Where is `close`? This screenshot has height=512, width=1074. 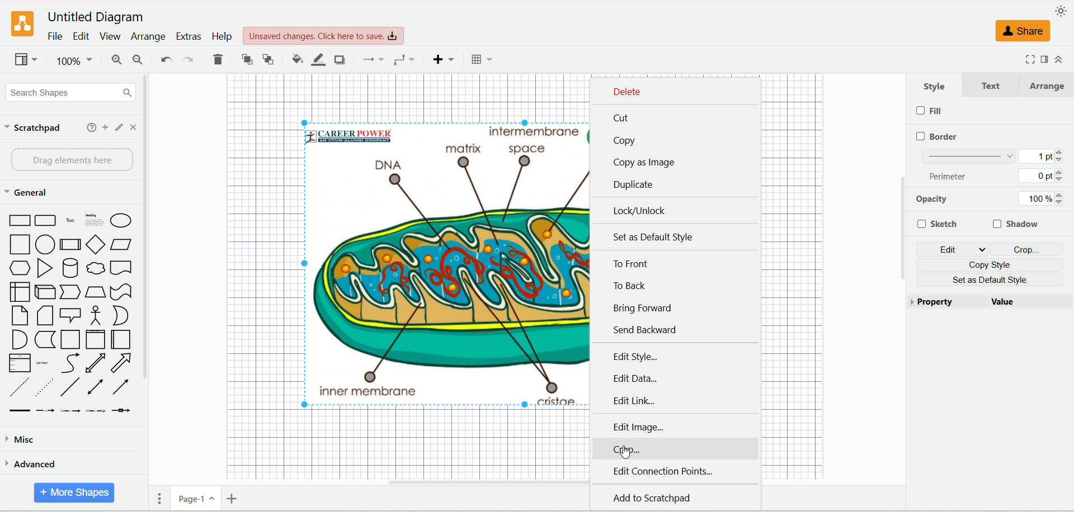
close is located at coordinates (135, 127).